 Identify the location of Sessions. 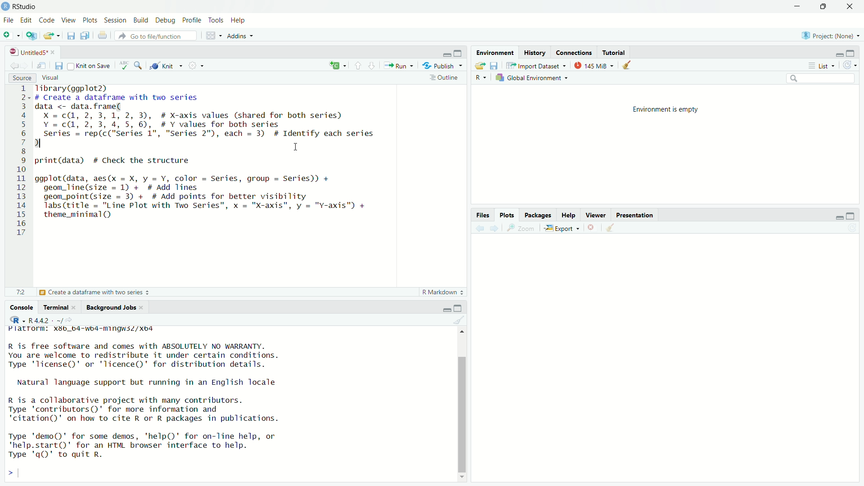
(115, 22).